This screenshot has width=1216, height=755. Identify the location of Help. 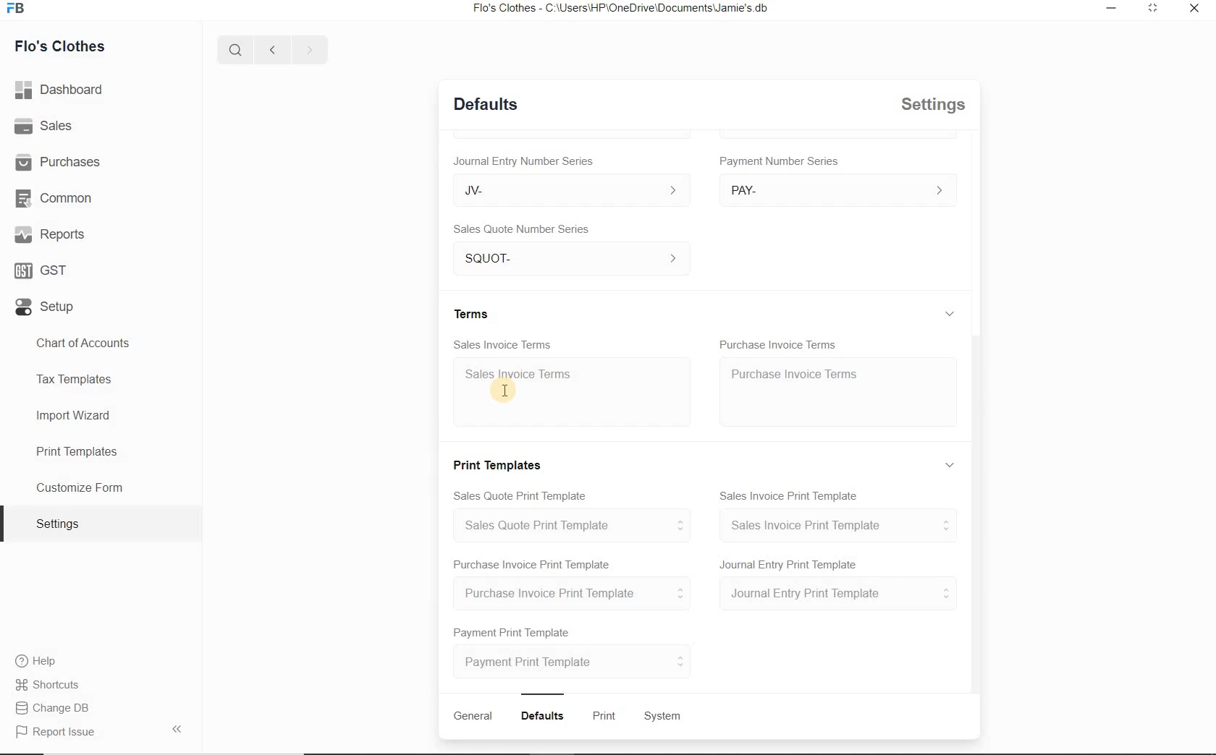
(41, 662).